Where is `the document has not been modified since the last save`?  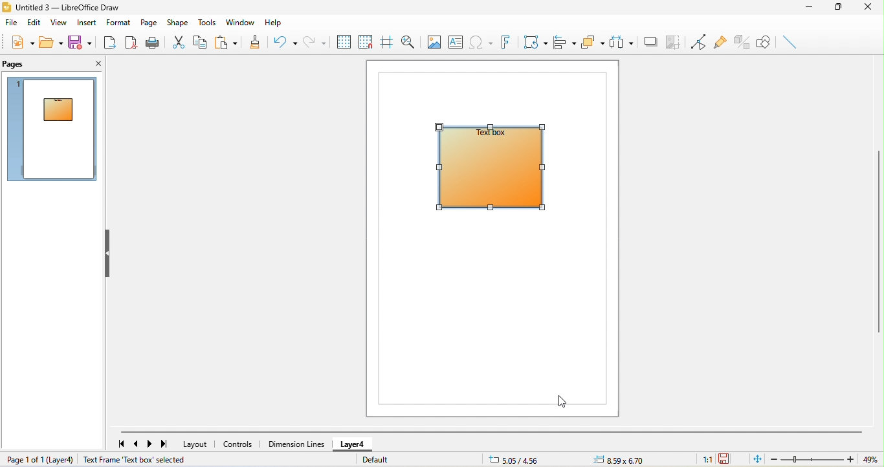 the document has not been modified since the last save is located at coordinates (731, 460).